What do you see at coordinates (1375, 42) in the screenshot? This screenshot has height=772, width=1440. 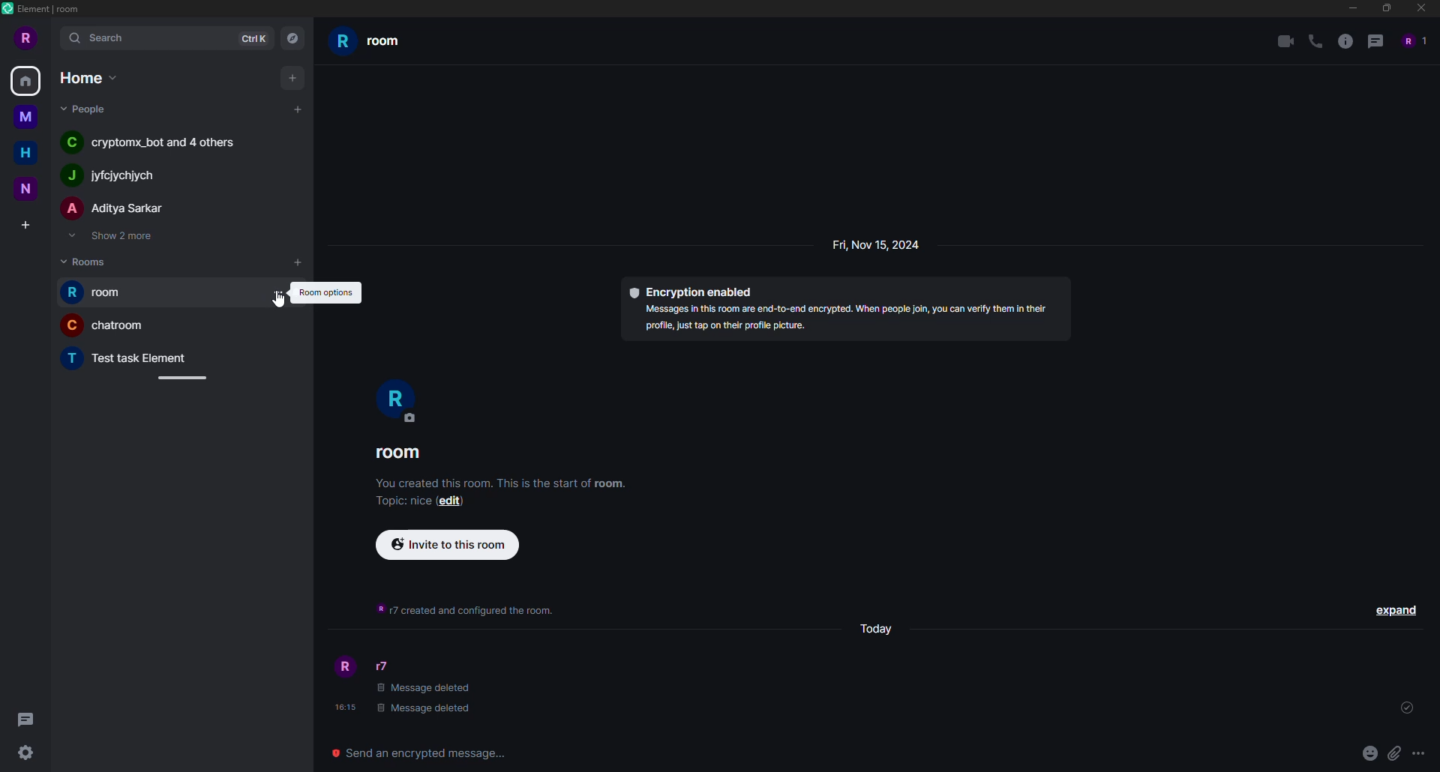 I see `threads` at bounding box center [1375, 42].